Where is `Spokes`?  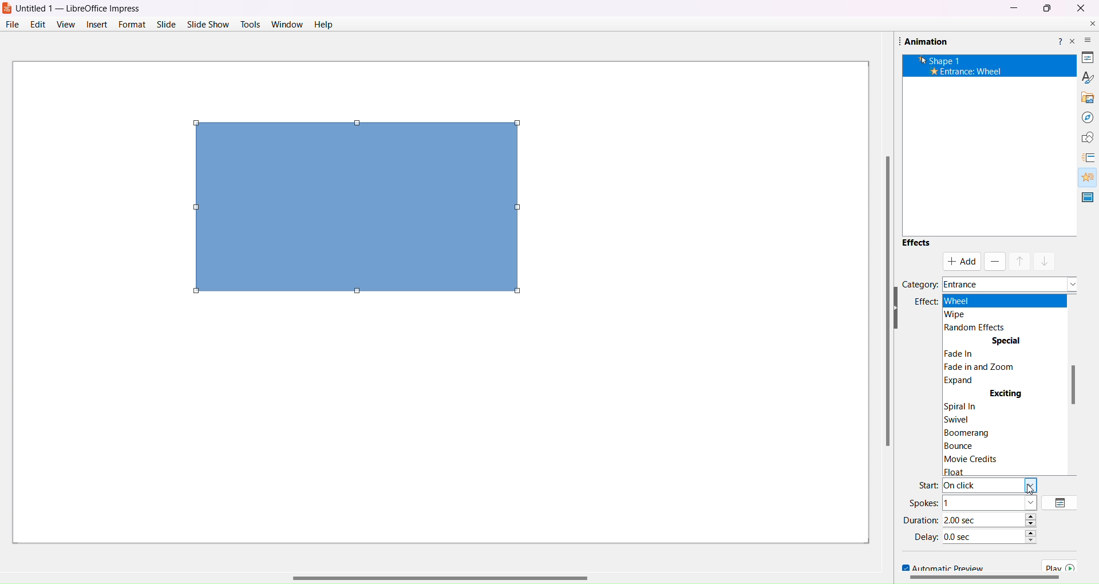
Spokes is located at coordinates (924, 503).